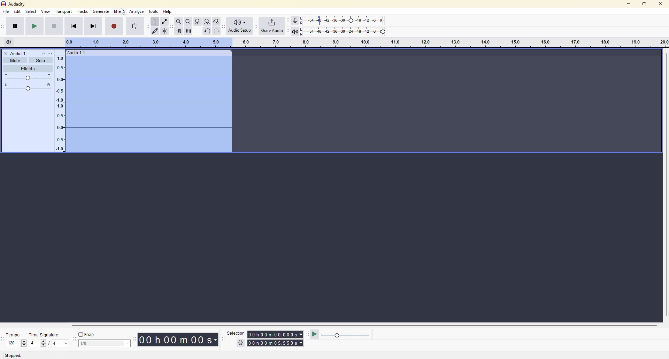 The image size is (669, 359). What do you see at coordinates (272, 26) in the screenshot?
I see `share audio` at bounding box center [272, 26].